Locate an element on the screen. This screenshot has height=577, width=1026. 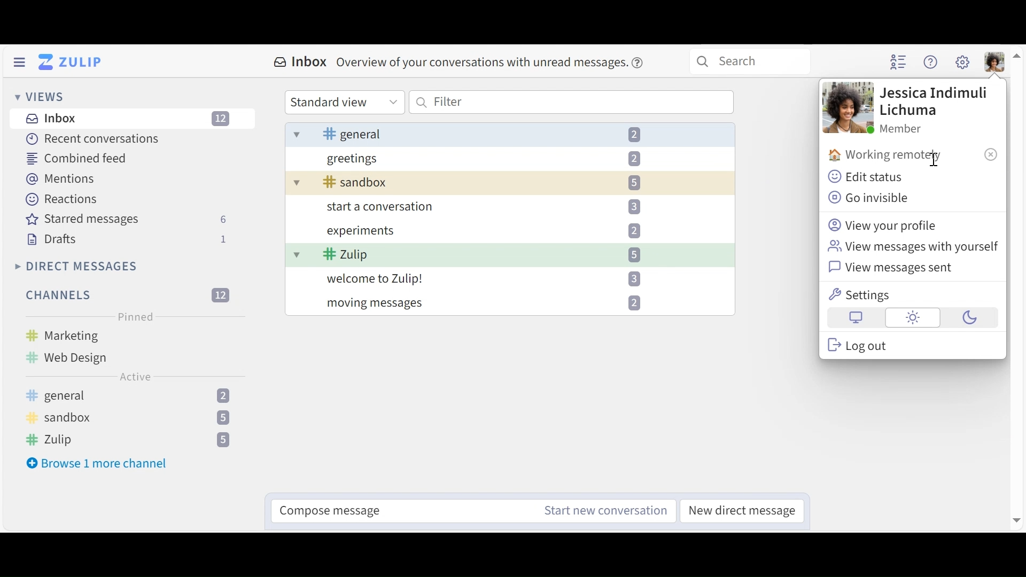
2 is located at coordinates (634, 304).